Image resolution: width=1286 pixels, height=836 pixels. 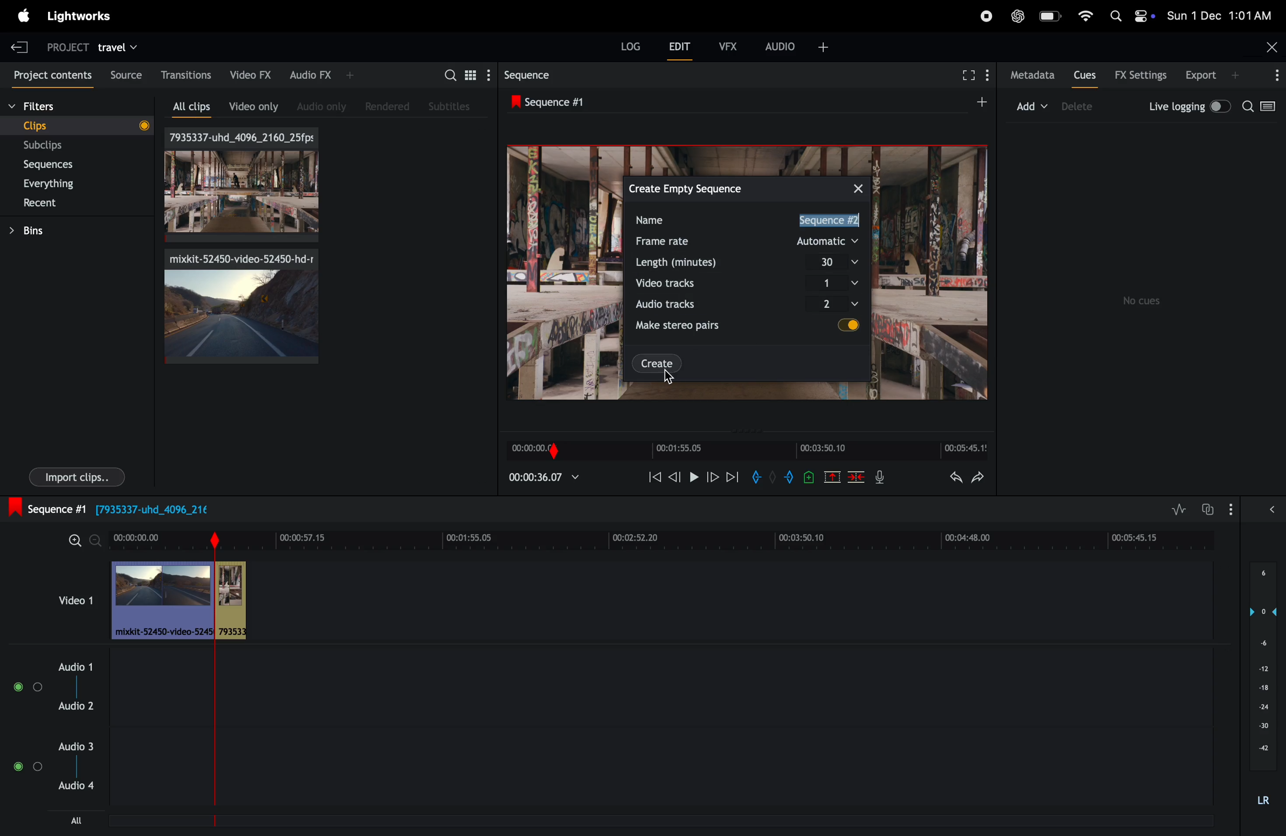 What do you see at coordinates (69, 48) in the screenshot?
I see `project` at bounding box center [69, 48].